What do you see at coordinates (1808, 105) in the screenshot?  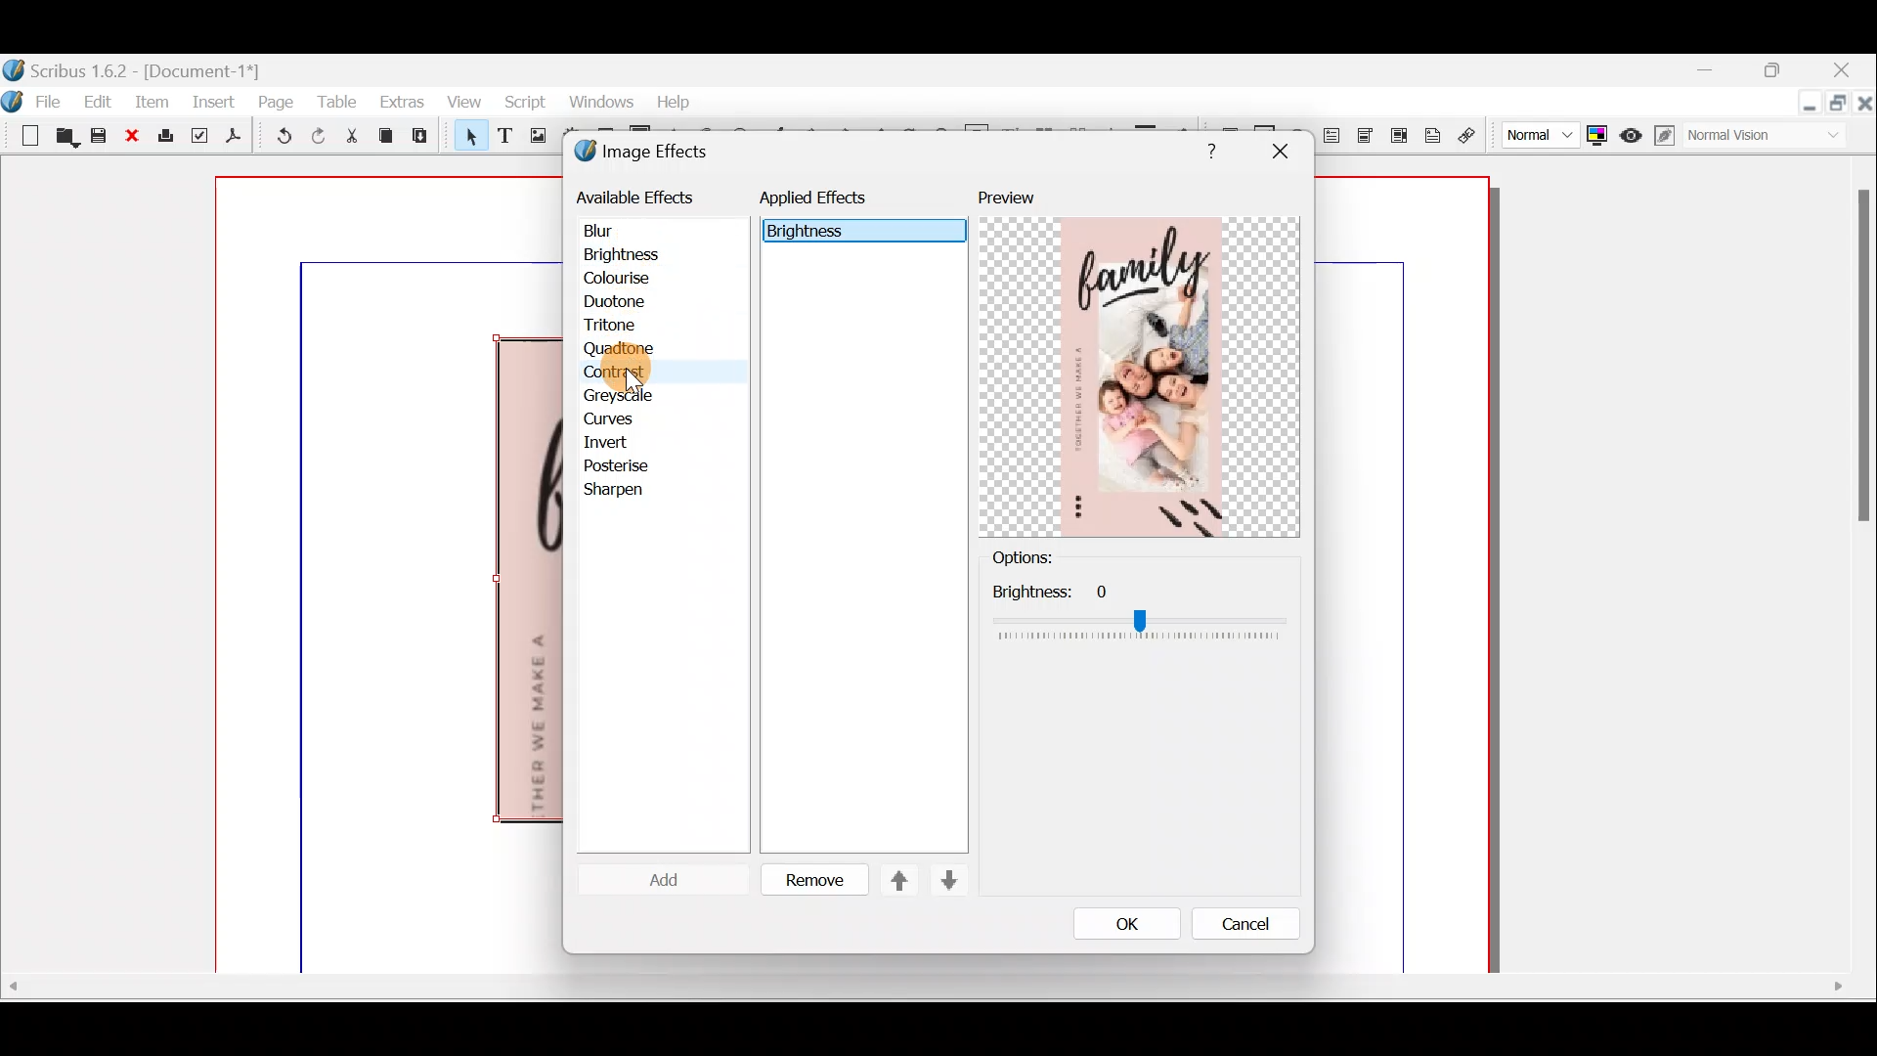 I see `Minimise` at bounding box center [1808, 105].